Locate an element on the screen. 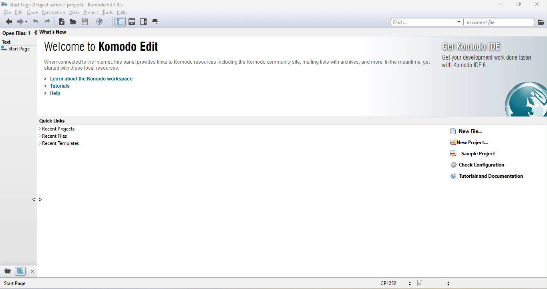  recent projects is located at coordinates (60, 128).